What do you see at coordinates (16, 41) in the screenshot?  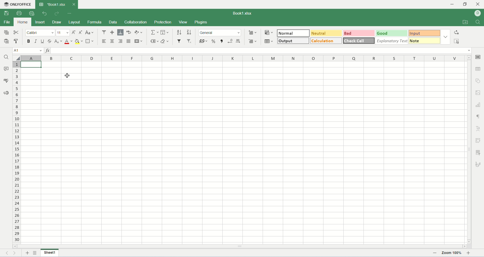 I see `copy style` at bounding box center [16, 41].